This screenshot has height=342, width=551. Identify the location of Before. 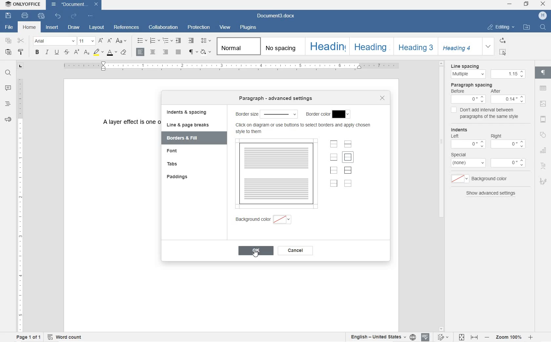
(468, 97).